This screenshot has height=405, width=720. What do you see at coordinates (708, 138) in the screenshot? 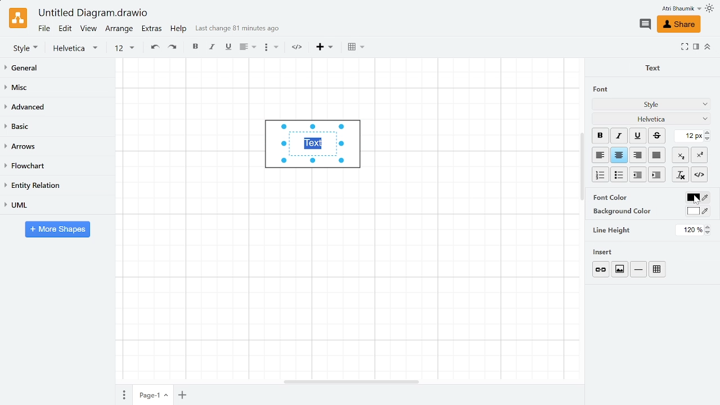
I see `Decrease font size` at bounding box center [708, 138].